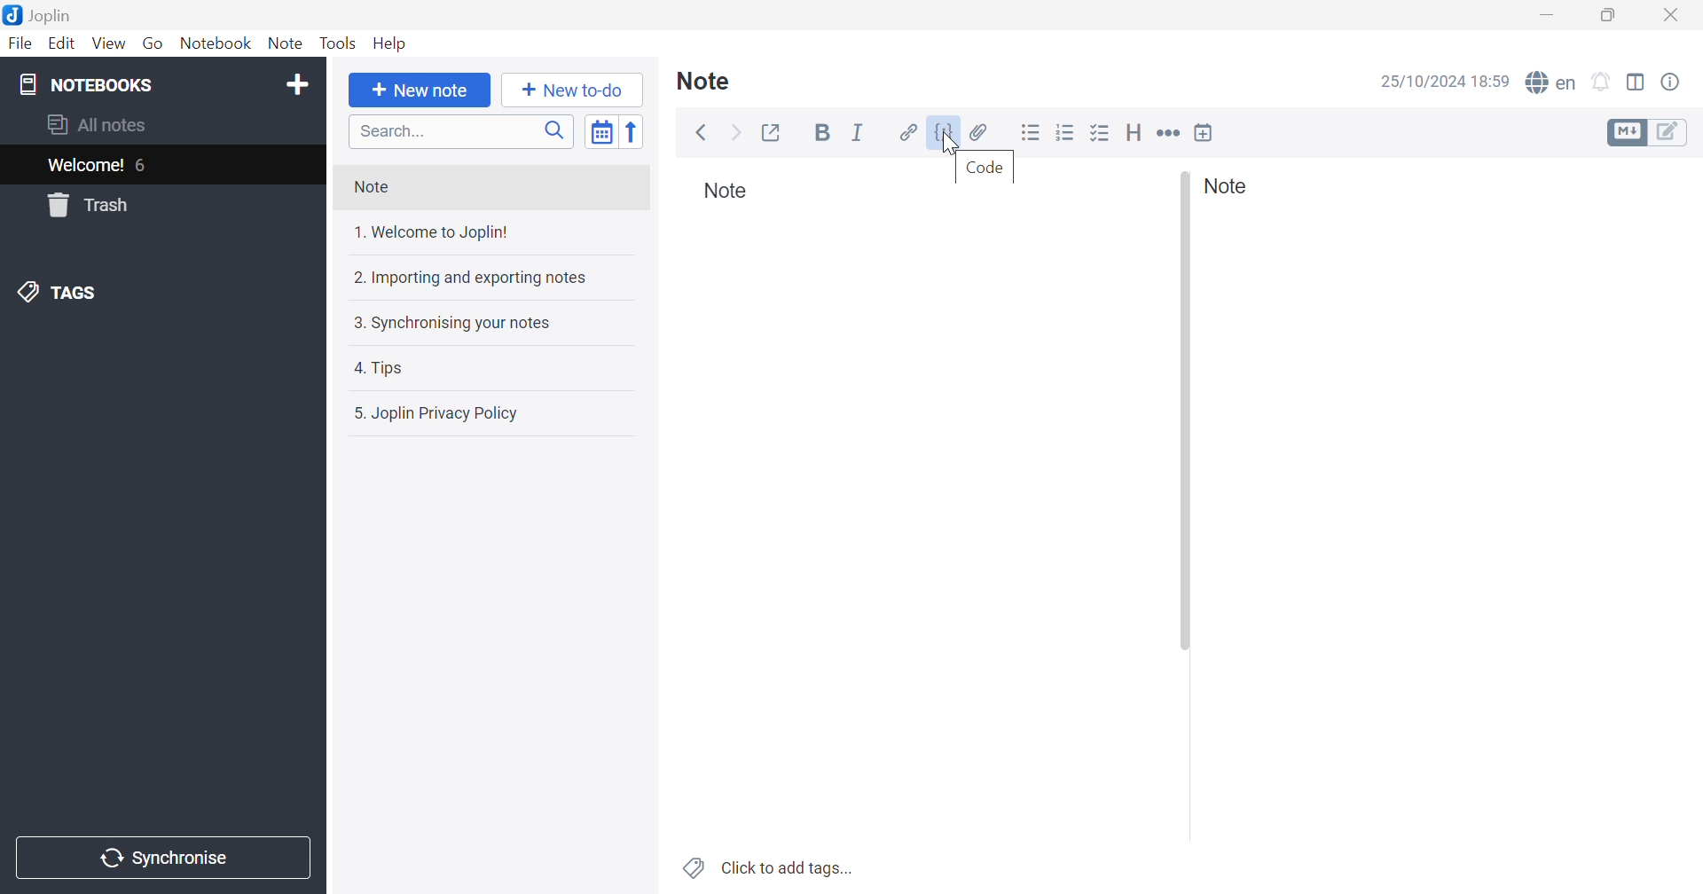 The width and height of the screenshot is (1703, 894). I want to click on Note, so click(371, 191).